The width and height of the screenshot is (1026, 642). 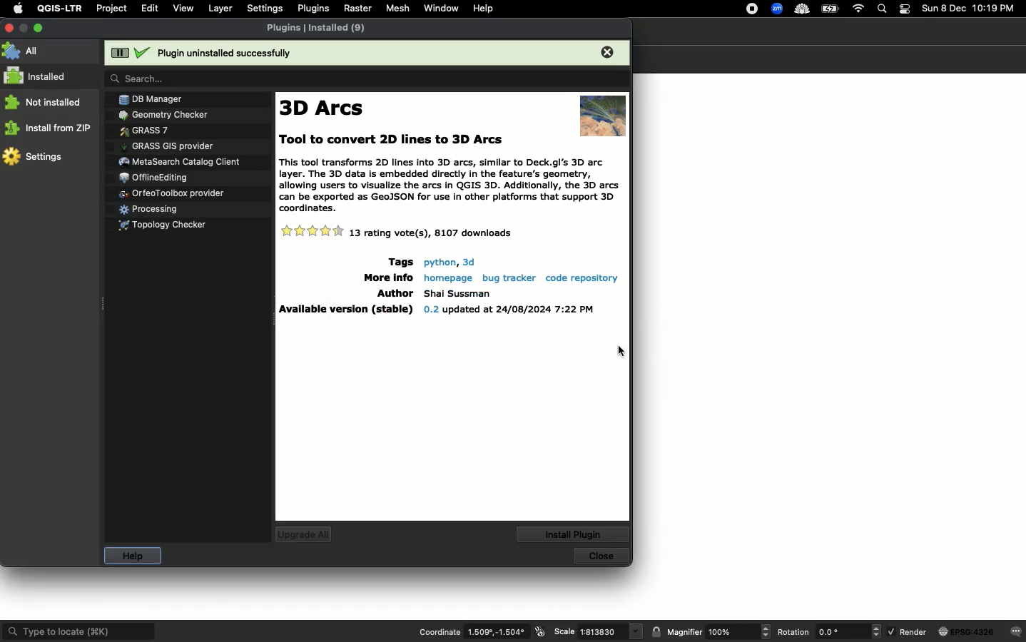 What do you see at coordinates (393, 123) in the screenshot?
I see `text` at bounding box center [393, 123].